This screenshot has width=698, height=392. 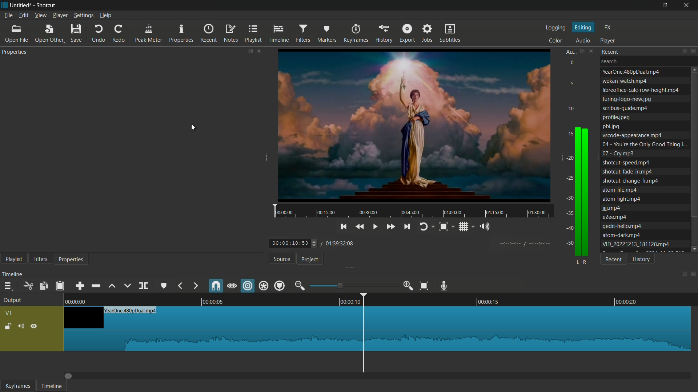 I want to click on video in timeline, so click(x=377, y=329).